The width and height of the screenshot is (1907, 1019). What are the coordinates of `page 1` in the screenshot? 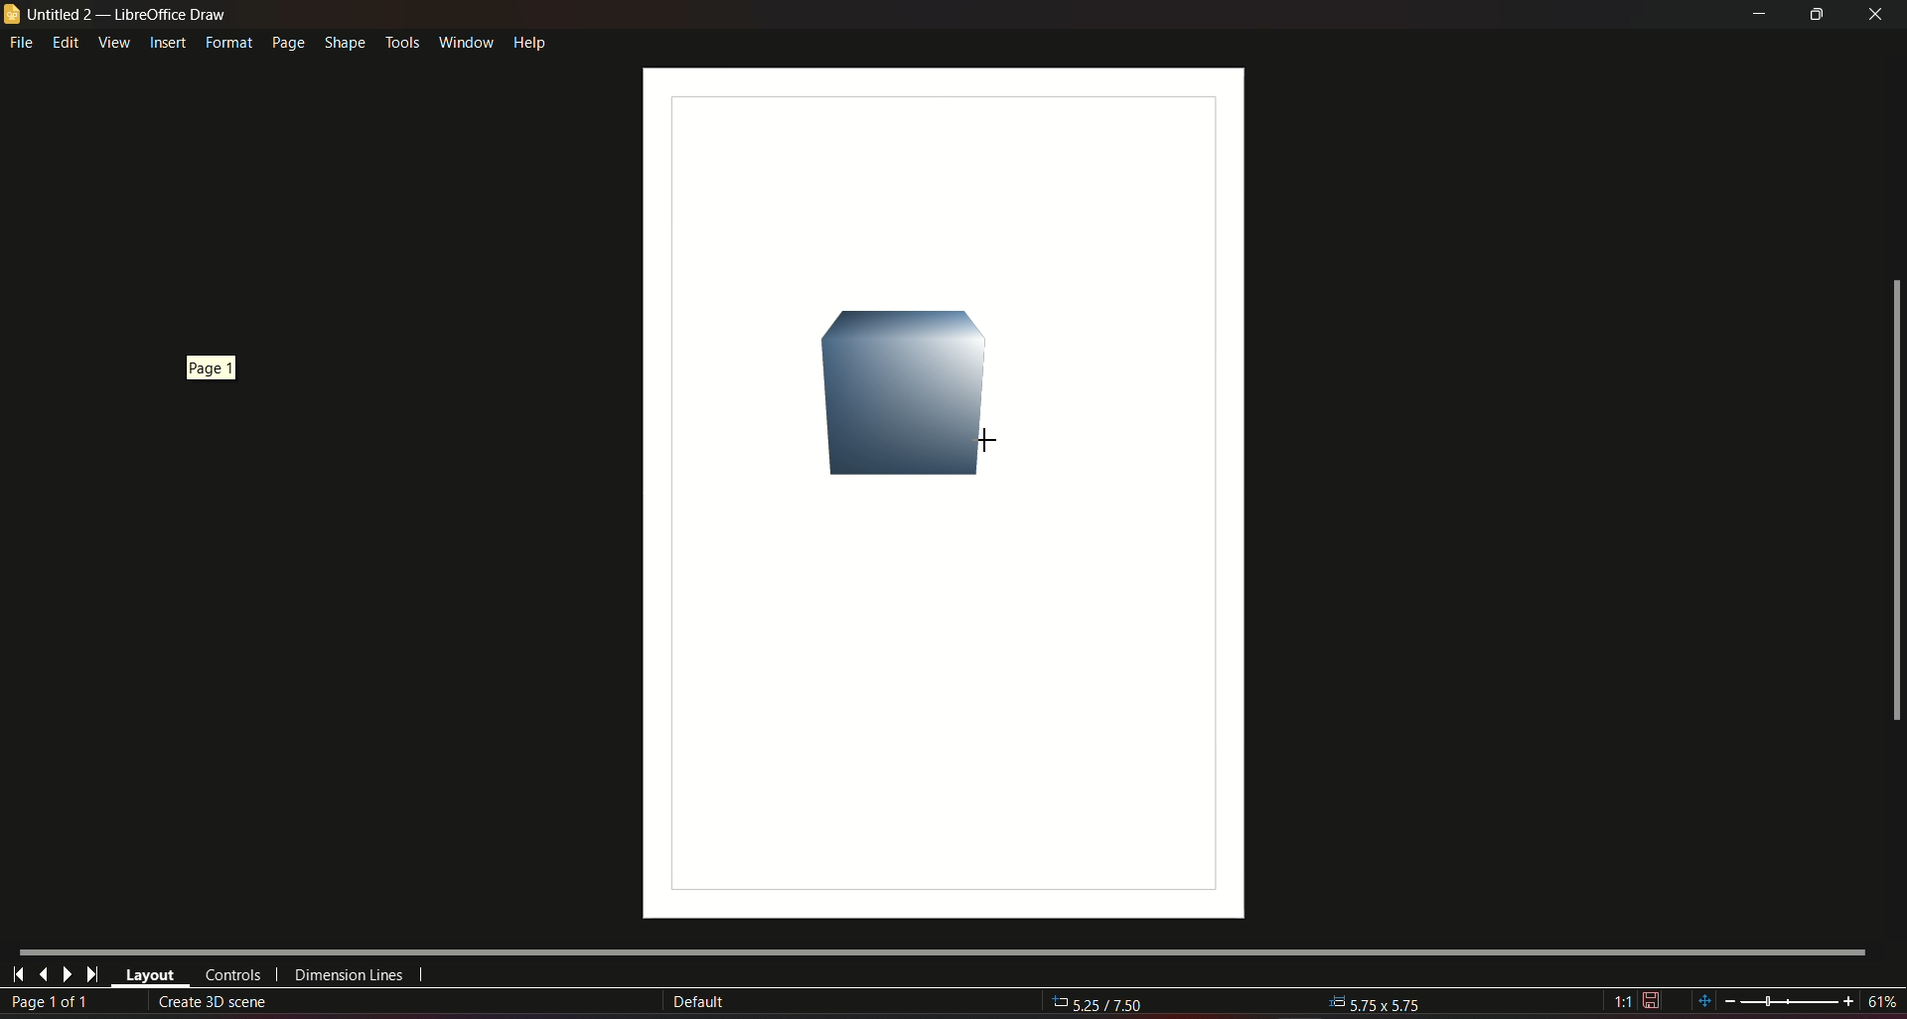 It's located at (215, 372).